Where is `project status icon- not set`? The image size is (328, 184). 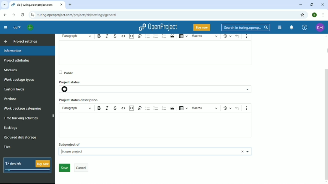
project status icon- not set is located at coordinates (70, 90).